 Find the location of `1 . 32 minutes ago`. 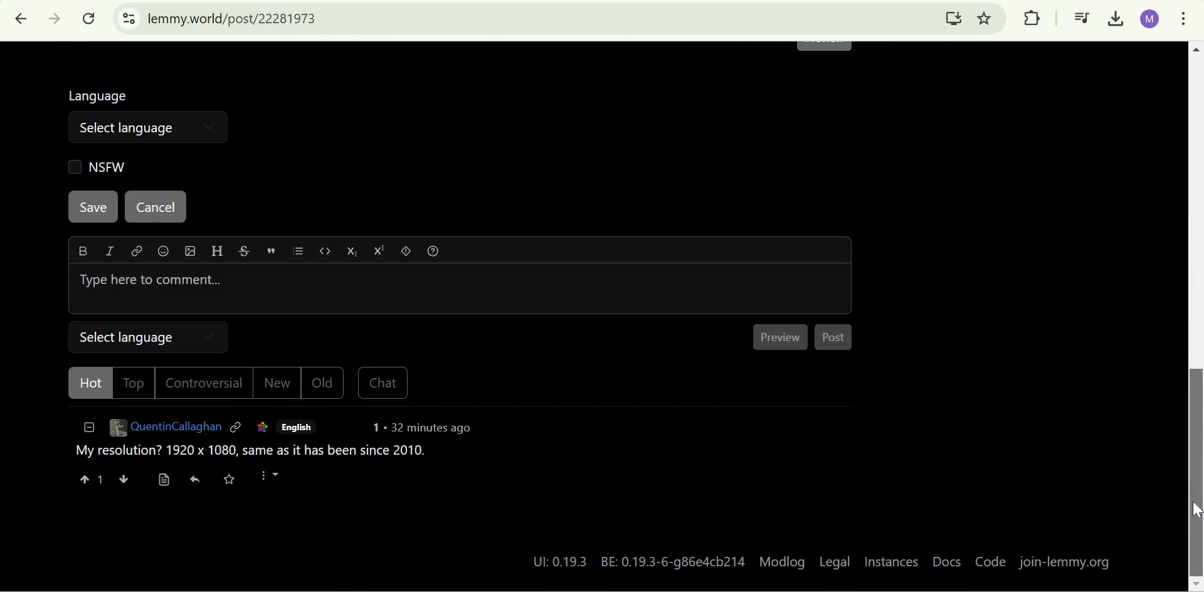

1 . 32 minutes ago is located at coordinates (423, 430).